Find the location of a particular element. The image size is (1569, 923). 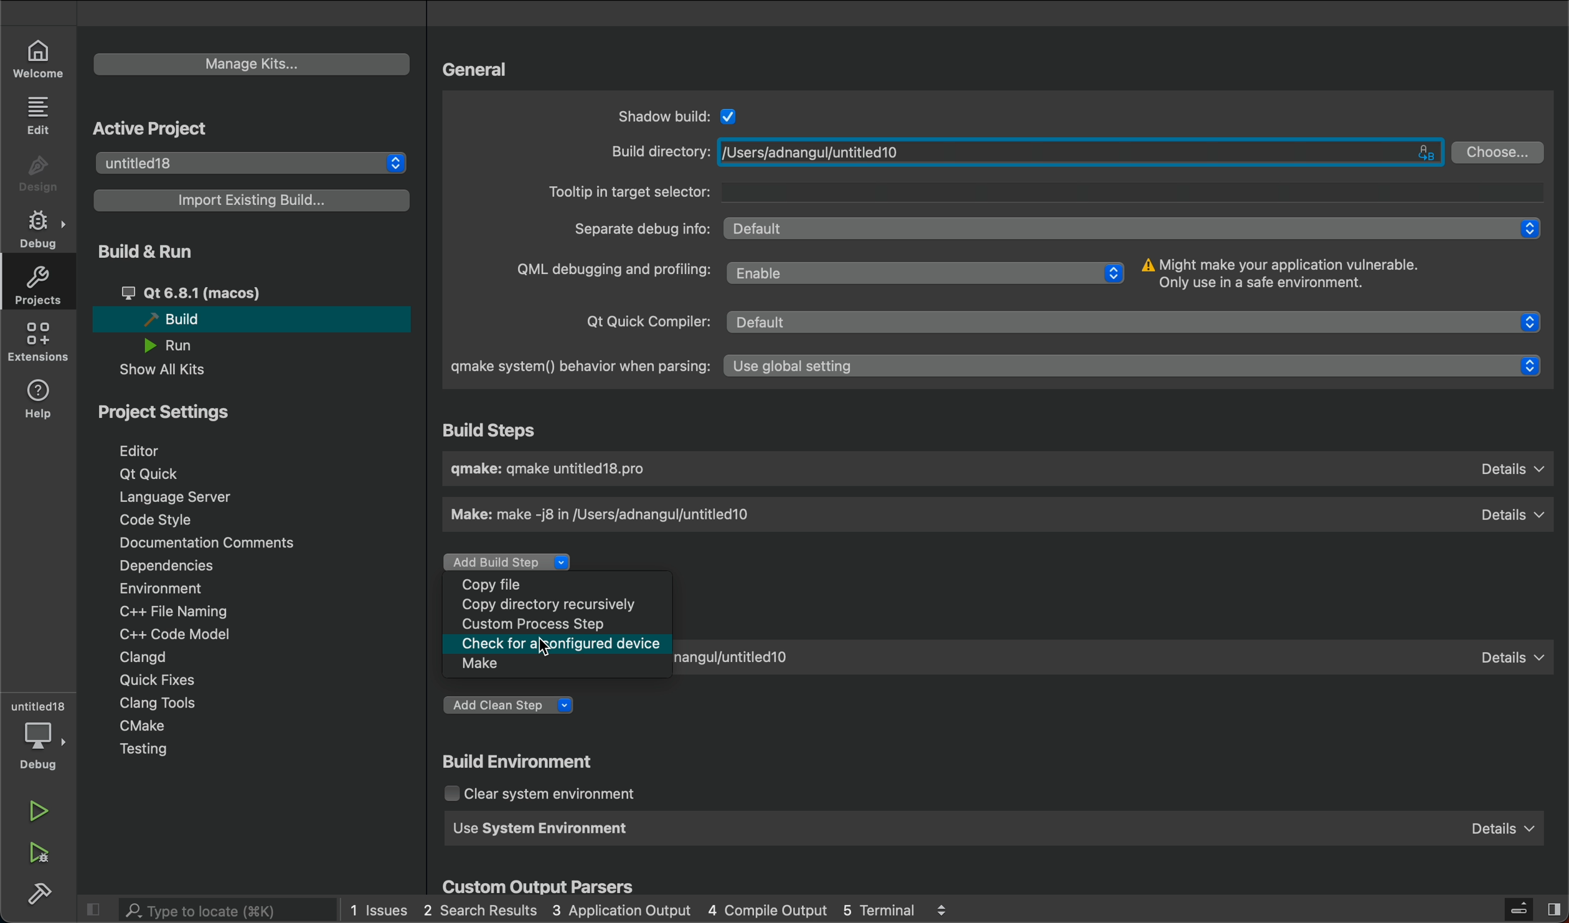

/Users/adnangul/untitled10 is located at coordinates (1080, 151).